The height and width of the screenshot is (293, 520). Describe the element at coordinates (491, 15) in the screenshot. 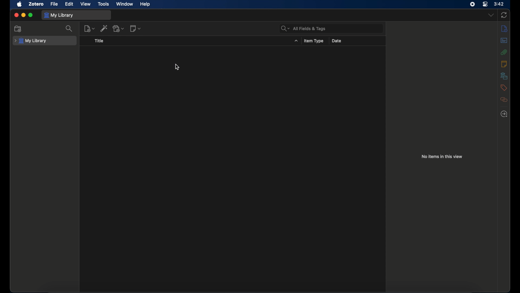

I see `dropdown` at that location.